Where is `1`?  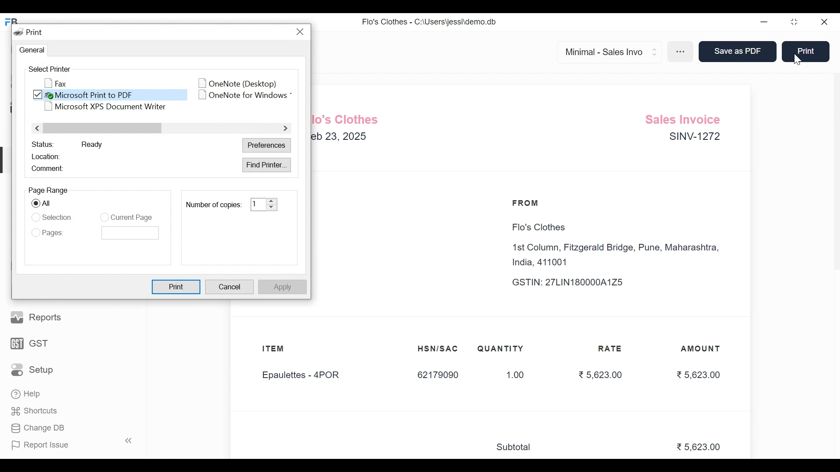
1 is located at coordinates (257, 204).